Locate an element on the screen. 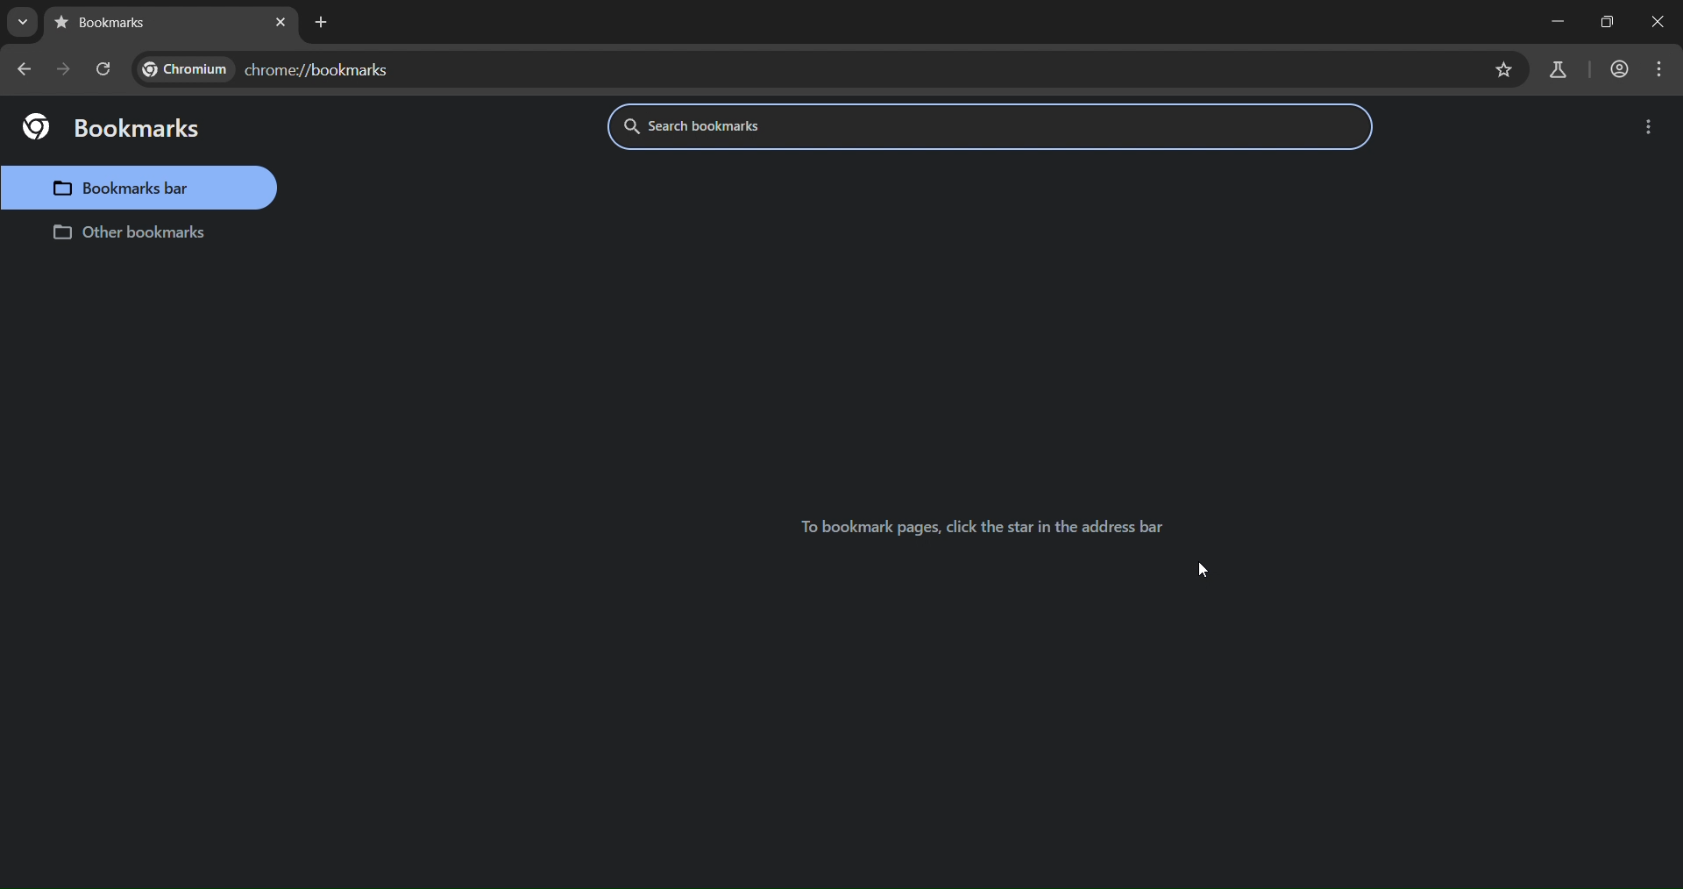 This screenshot has width=1683, height=889. To bookmark pages, click the star in the address bar is located at coordinates (986, 526).